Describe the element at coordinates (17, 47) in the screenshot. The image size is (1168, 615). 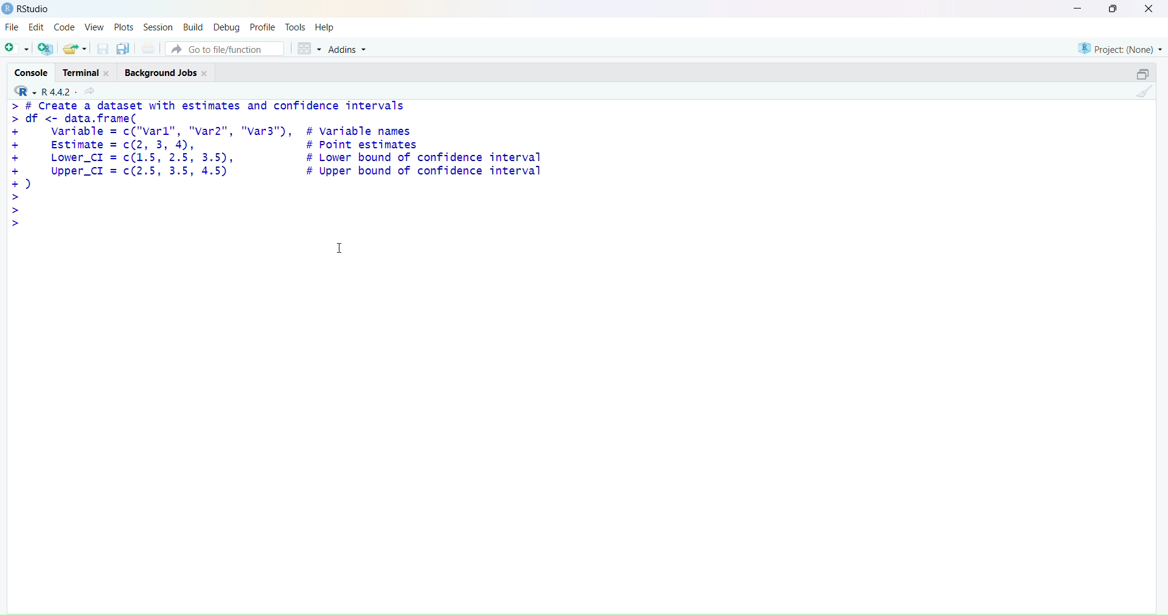
I see `new file` at that location.